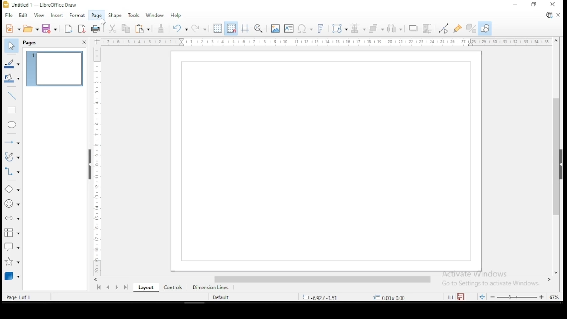 The image size is (567, 319). What do you see at coordinates (82, 43) in the screenshot?
I see `close pane` at bounding box center [82, 43].